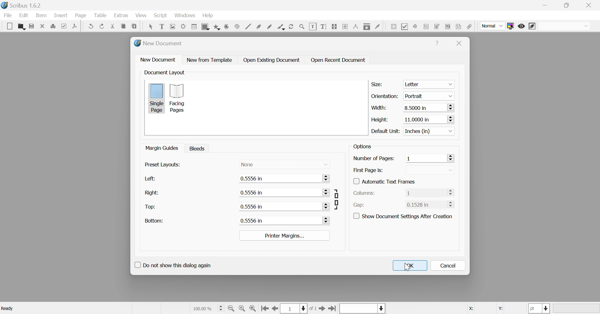 The image size is (600, 314). I want to click on rotate item, so click(291, 27).